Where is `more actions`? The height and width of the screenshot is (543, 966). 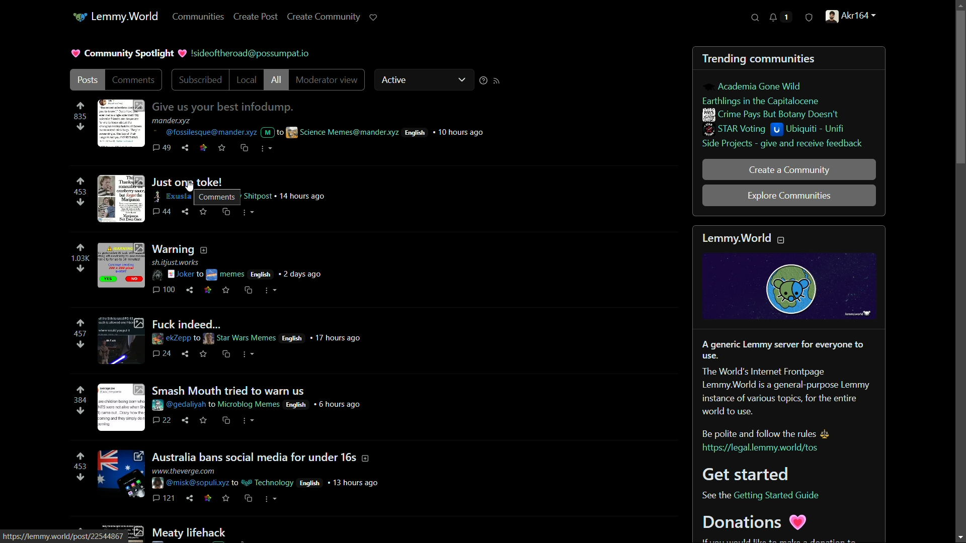
more actions is located at coordinates (266, 149).